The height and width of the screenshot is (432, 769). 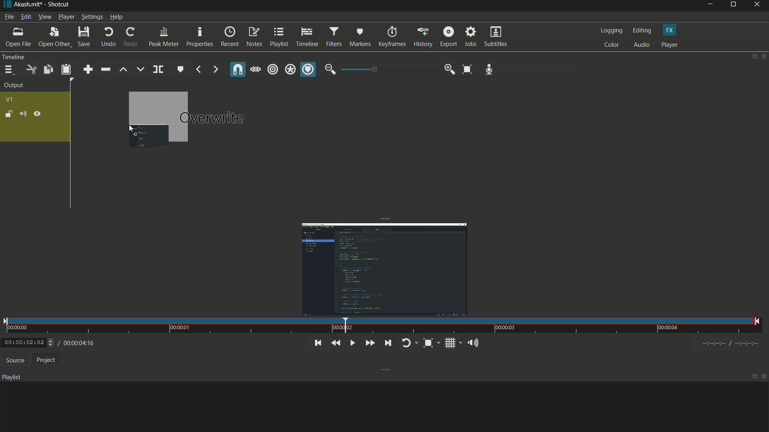 I want to click on close timeline, so click(x=764, y=56).